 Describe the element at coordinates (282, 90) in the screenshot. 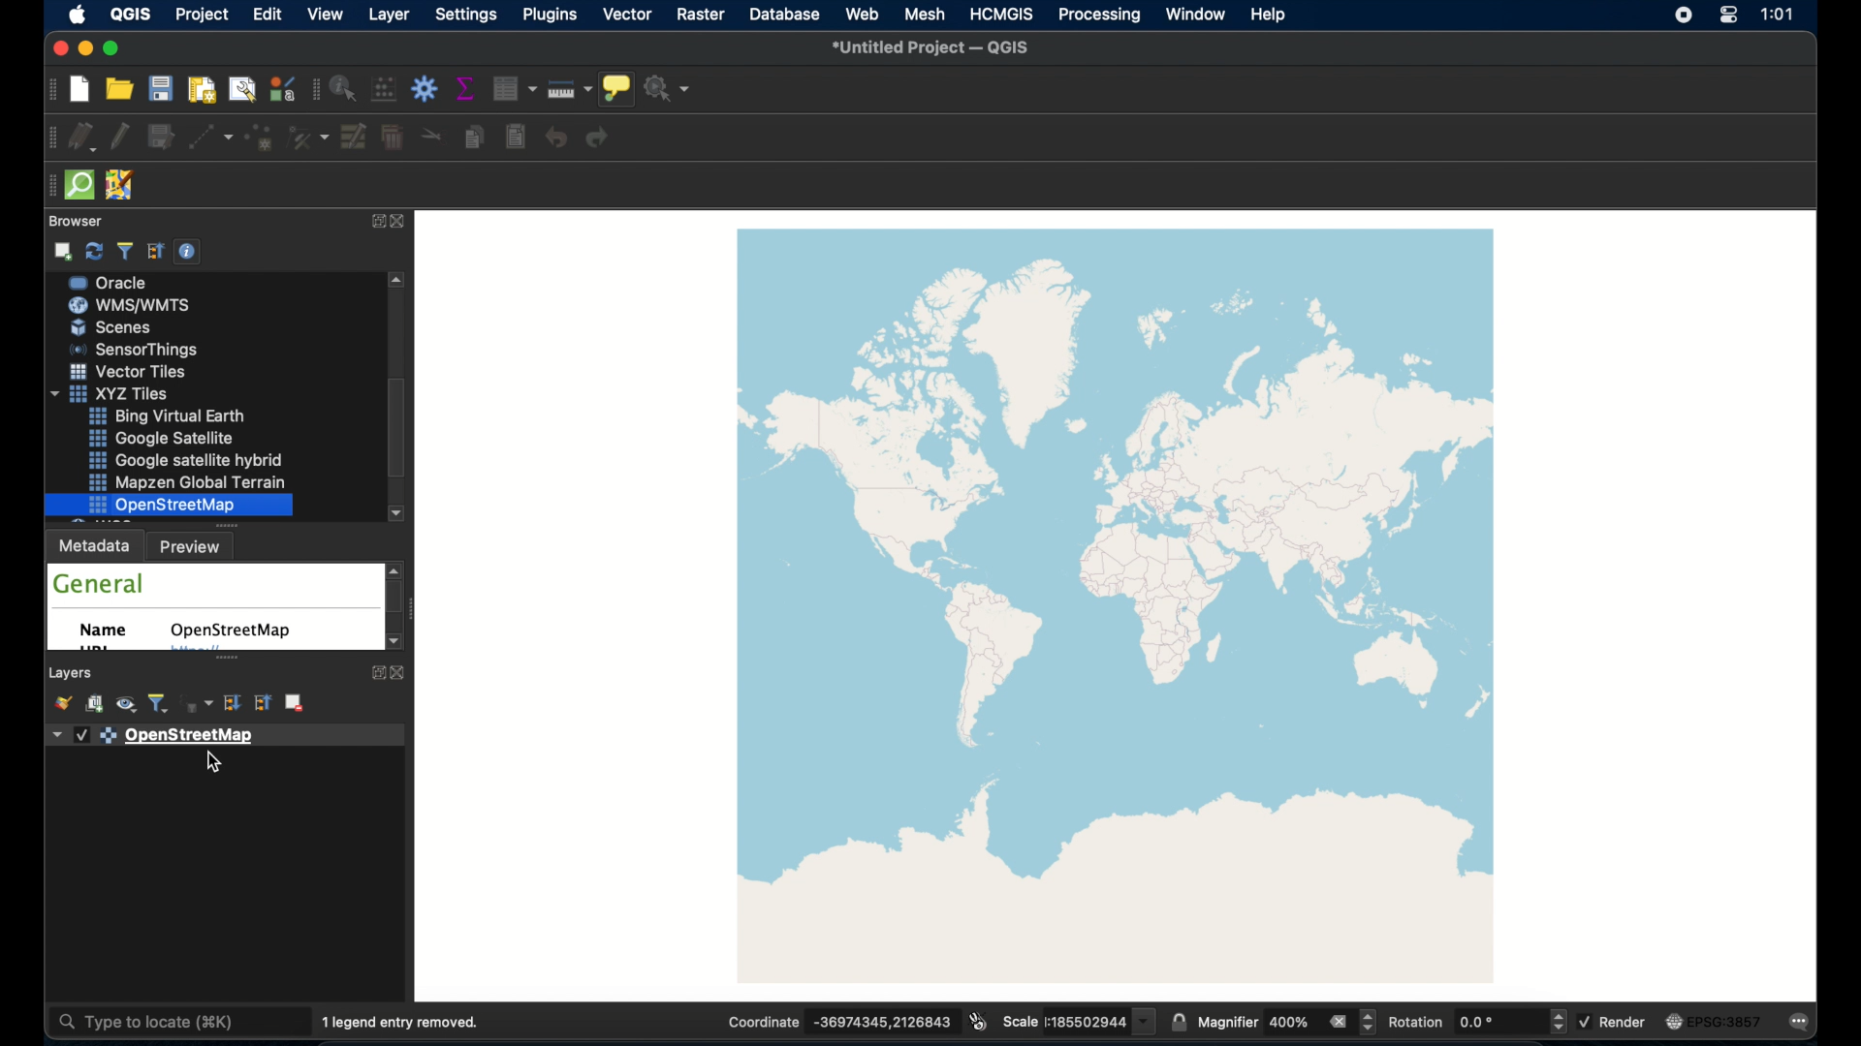

I see `style manager` at that location.